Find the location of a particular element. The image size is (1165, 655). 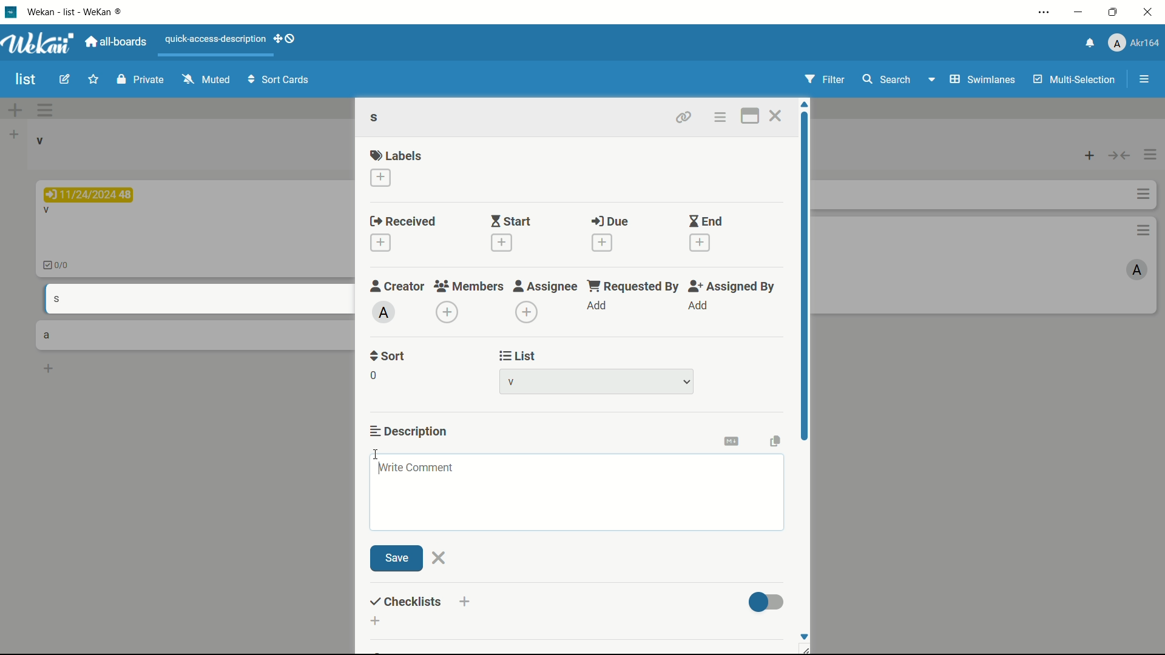

settings and more is located at coordinates (1044, 12).